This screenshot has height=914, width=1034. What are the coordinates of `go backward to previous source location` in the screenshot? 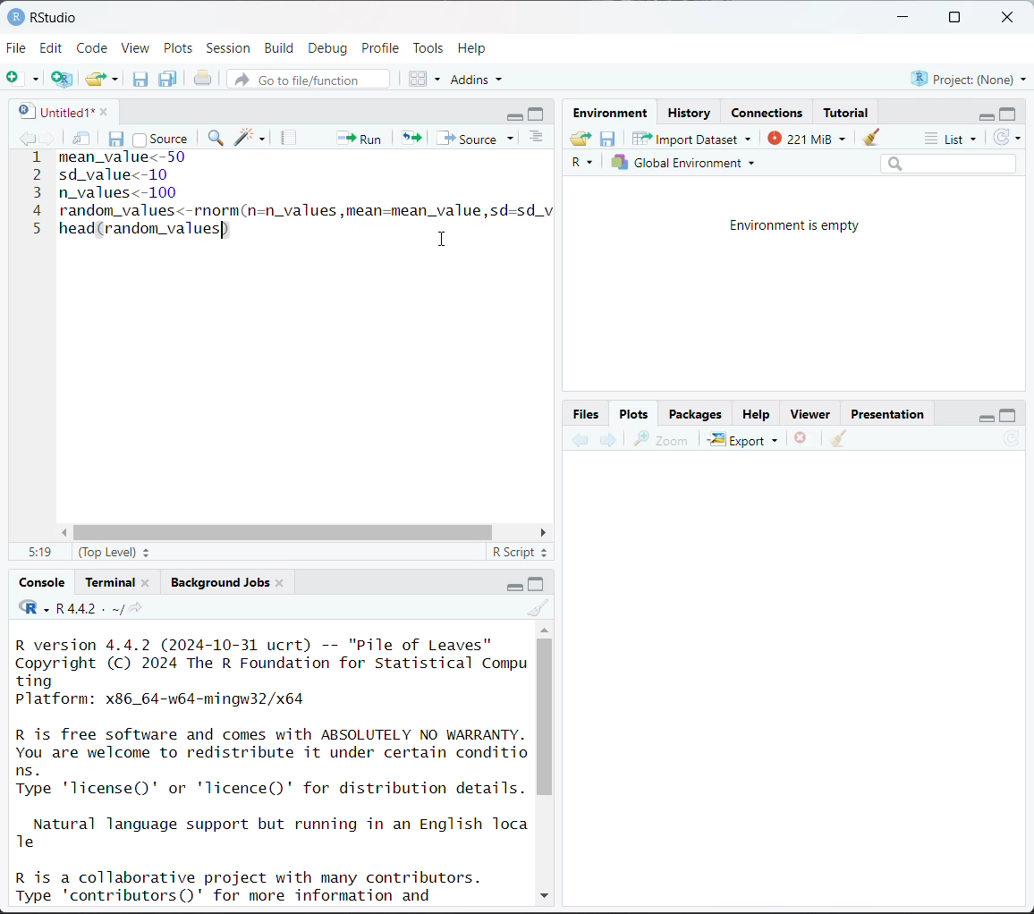 It's located at (27, 140).